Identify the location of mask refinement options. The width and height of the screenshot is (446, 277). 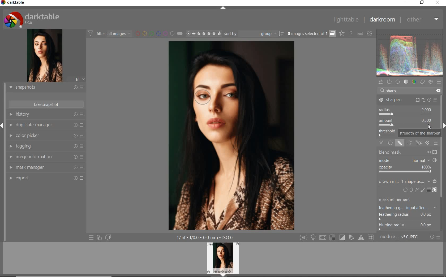
(408, 209).